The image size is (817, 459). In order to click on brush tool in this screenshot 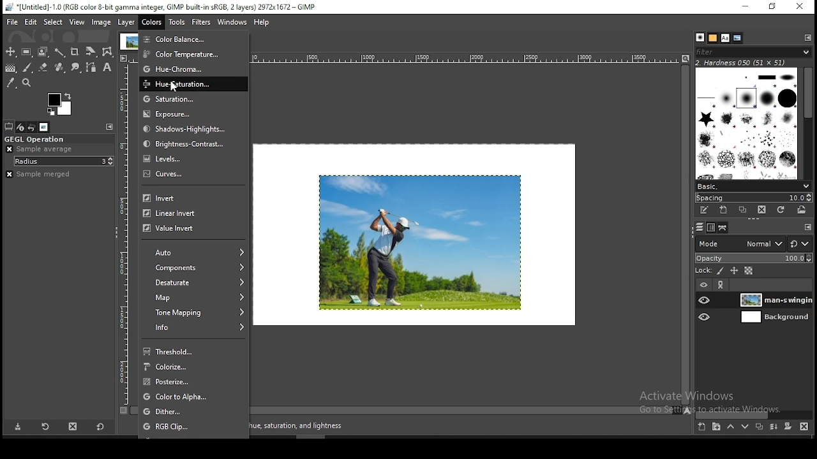, I will do `click(30, 68)`.